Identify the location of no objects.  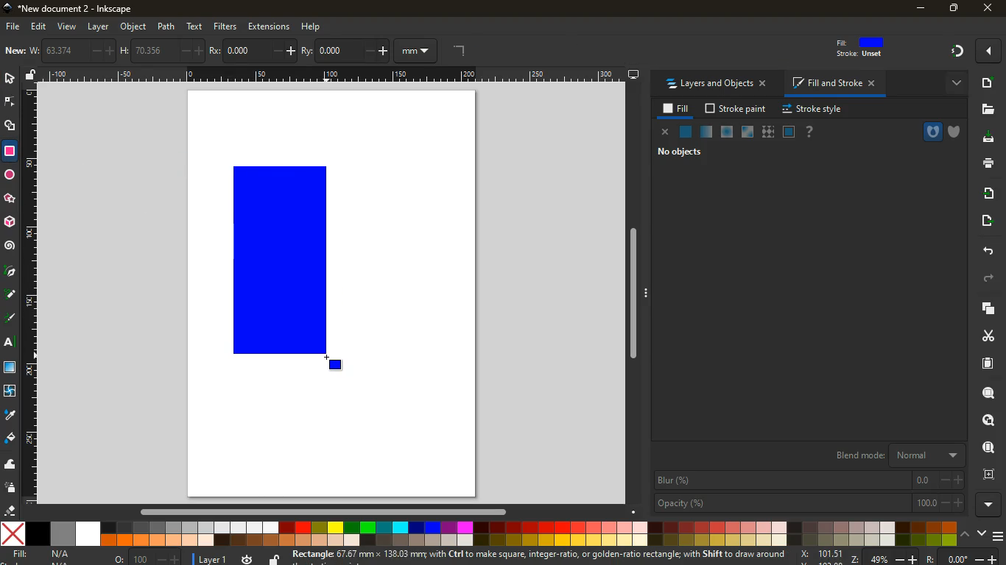
(686, 153).